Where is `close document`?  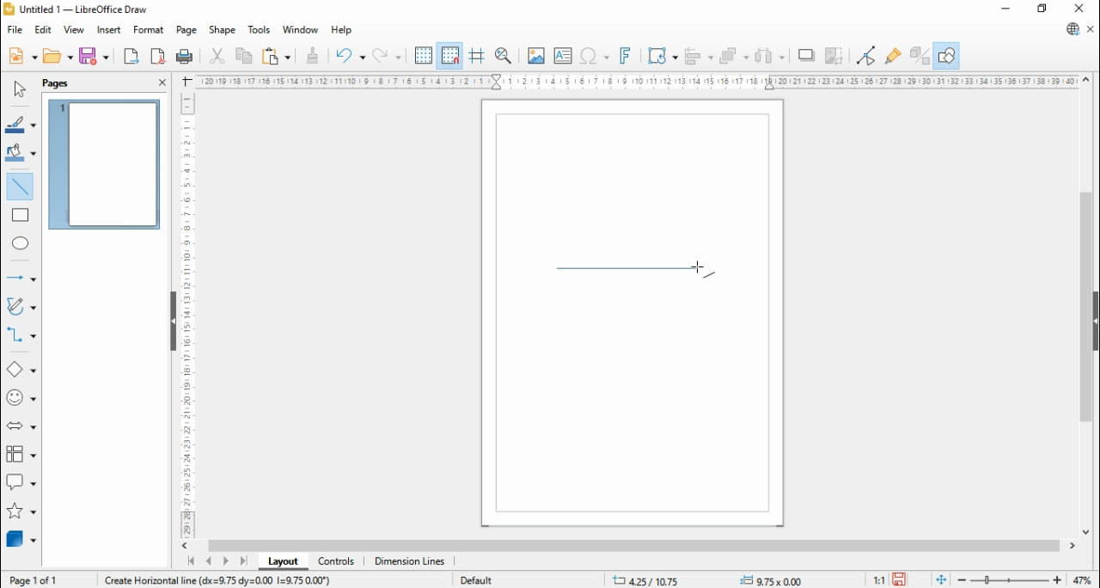
close document is located at coordinates (1091, 29).